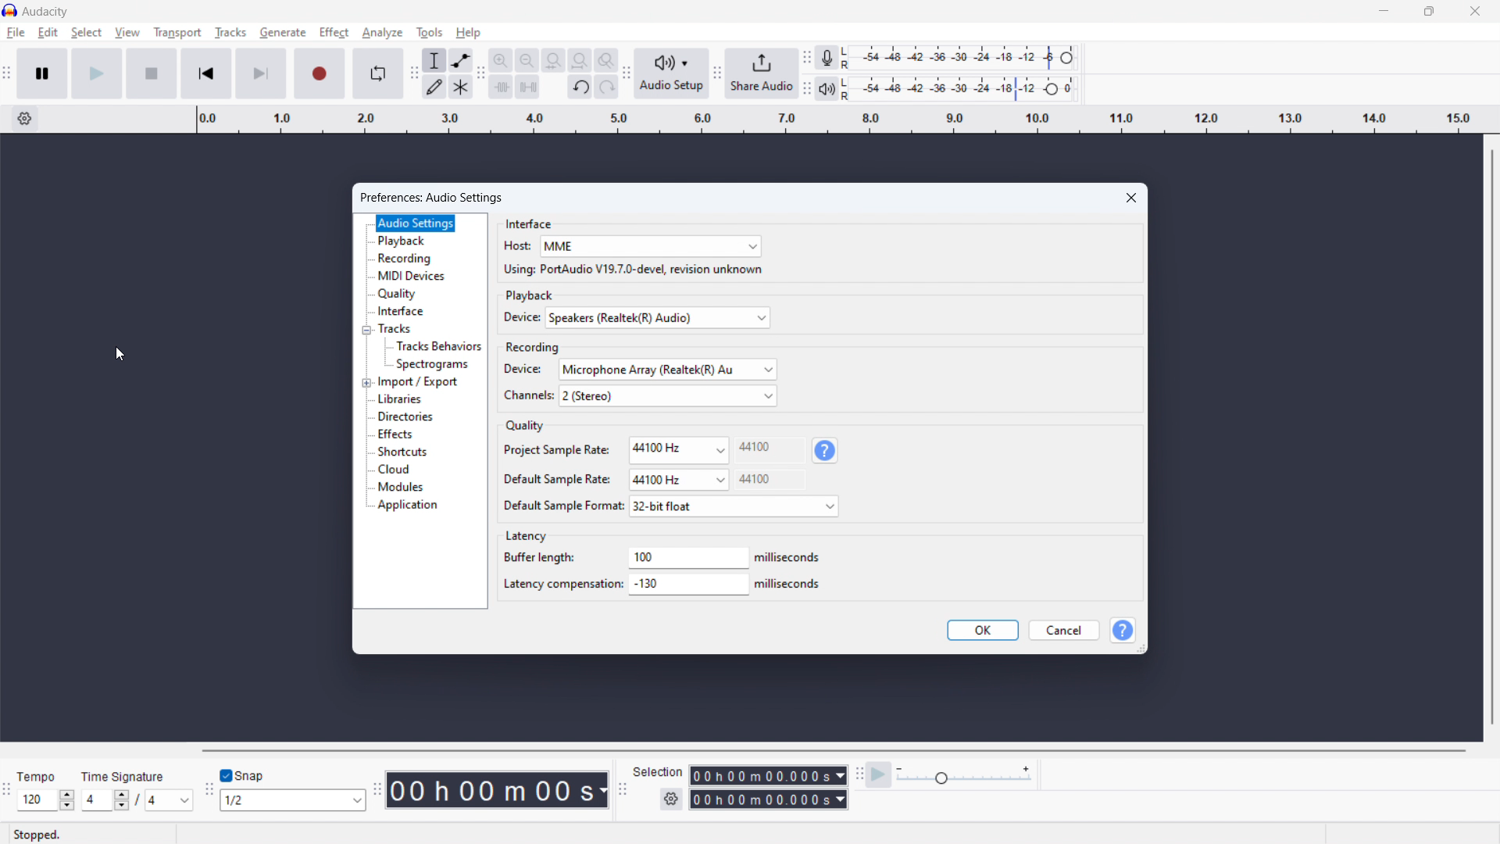 Image resolution: width=1500 pixels, height=844 pixels. I want to click on directories, so click(405, 417).